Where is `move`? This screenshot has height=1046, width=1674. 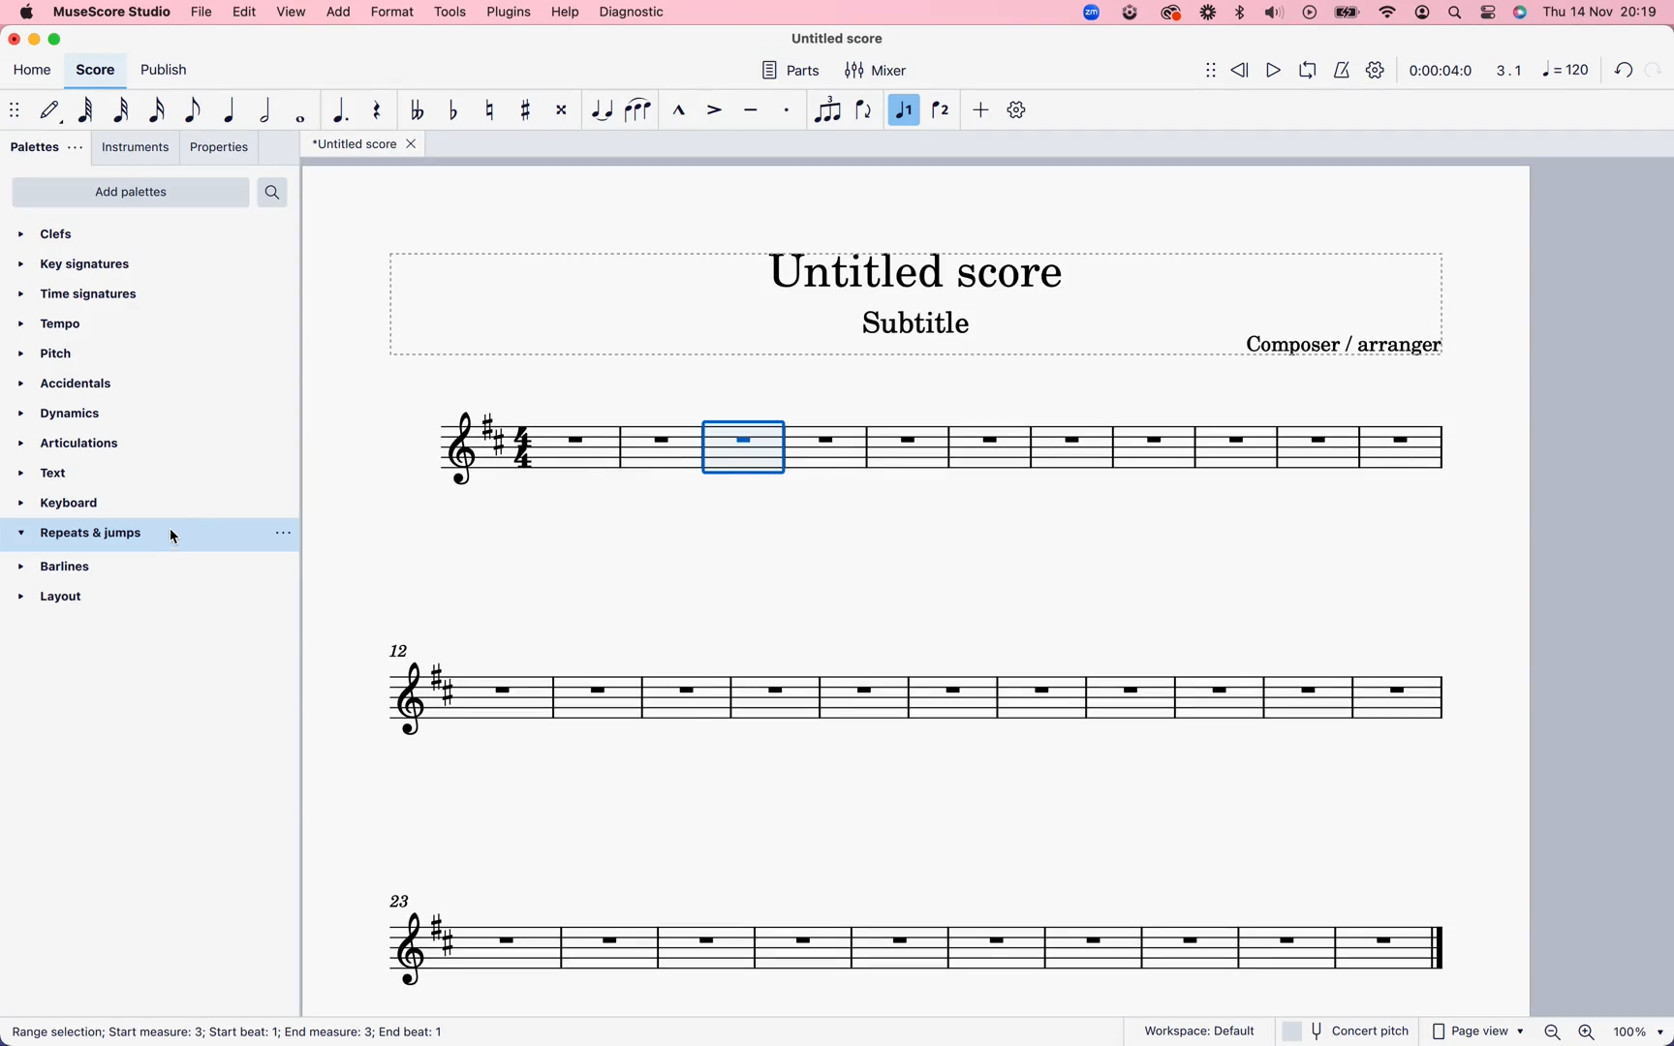 move is located at coordinates (14, 107).